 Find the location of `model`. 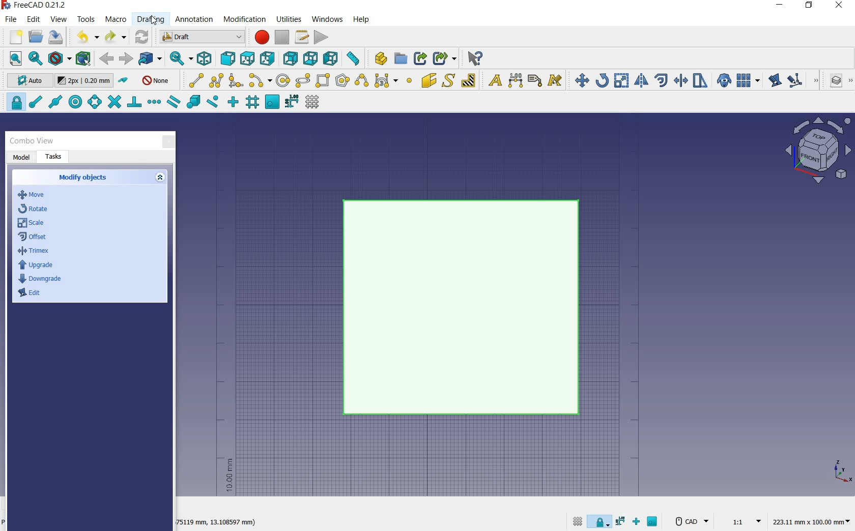

model is located at coordinates (22, 158).